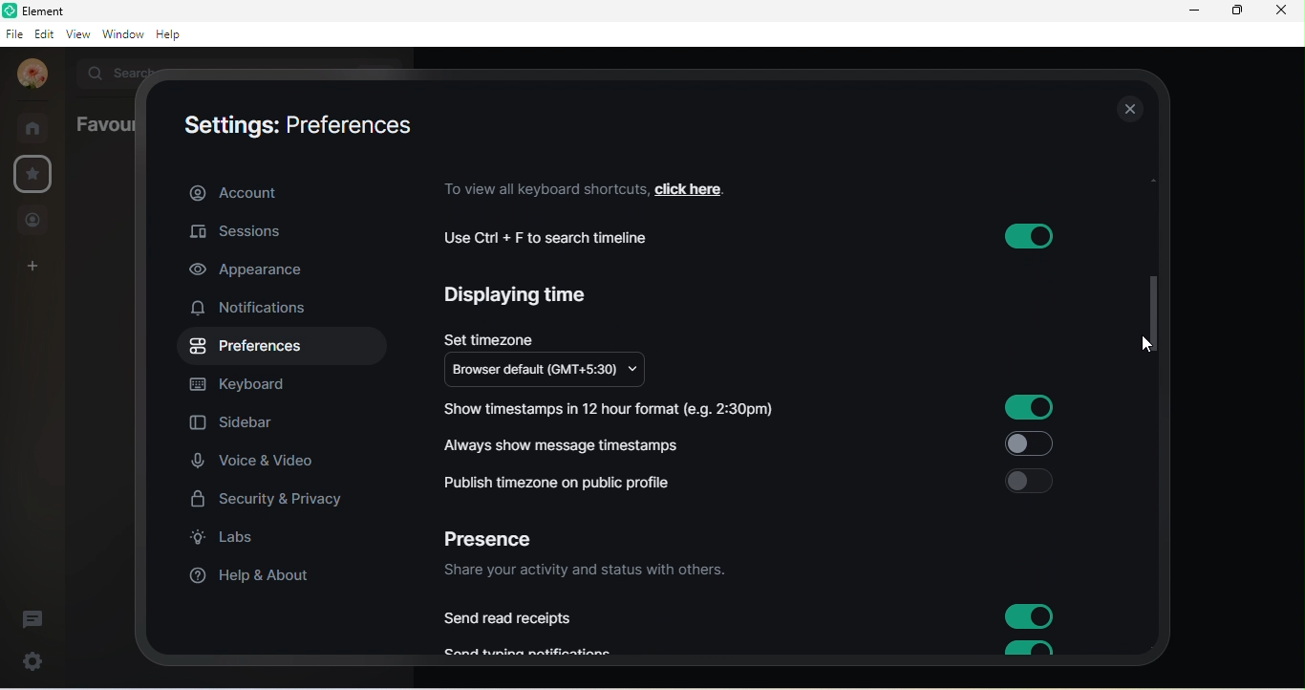 This screenshot has width=1305, height=690. Describe the element at coordinates (1030, 408) in the screenshot. I see `button` at that location.